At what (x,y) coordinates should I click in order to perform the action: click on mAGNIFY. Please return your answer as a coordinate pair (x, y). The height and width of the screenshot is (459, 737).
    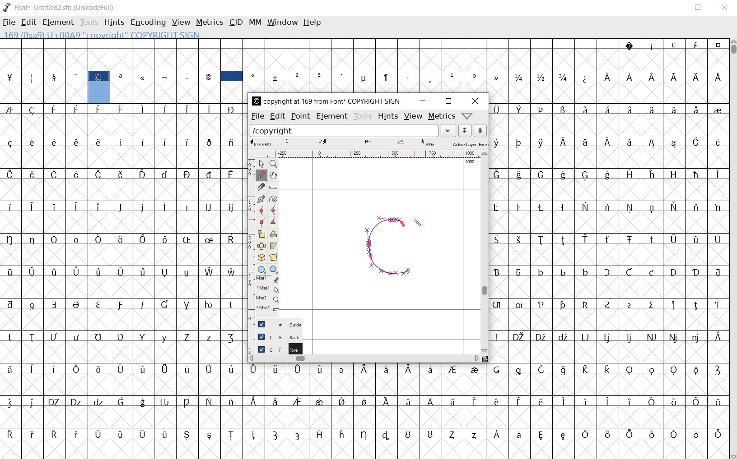
    Looking at the image, I should click on (273, 164).